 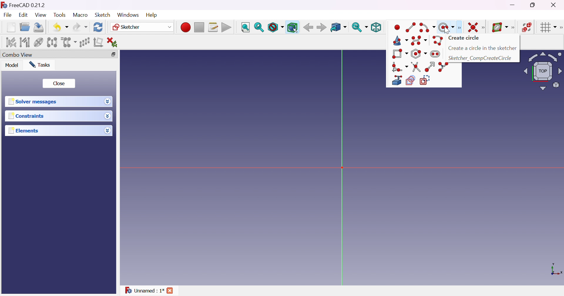 What do you see at coordinates (399, 53) in the screenshot?
I see `Create rectangle` at bounding box center [399, 53].